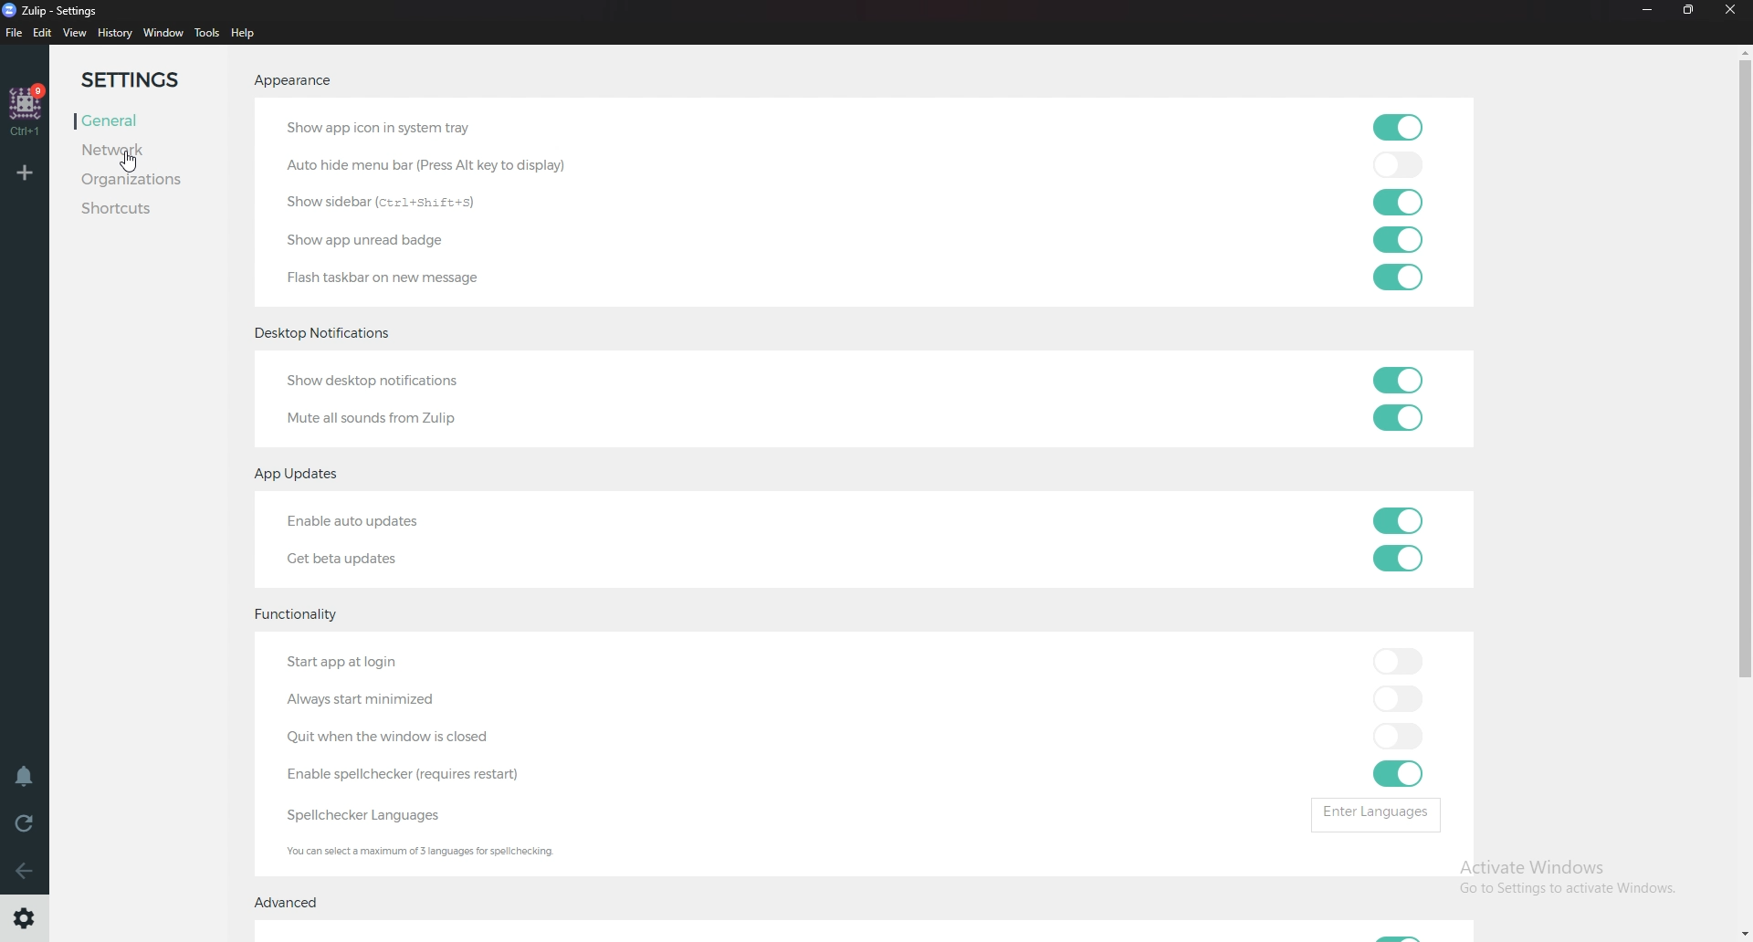 The width and height of the screenshot is (1753, 942). I want to click on settings, so click(142, 80).